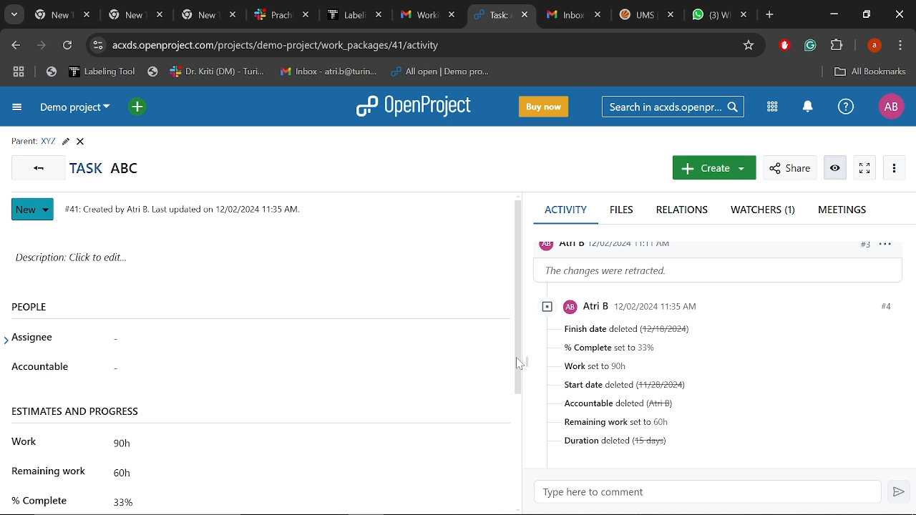 The width and height of the screenshot is (916, 515). Describe the element at coordinates (890, 247) in the screenshot. I see `options` at that location.